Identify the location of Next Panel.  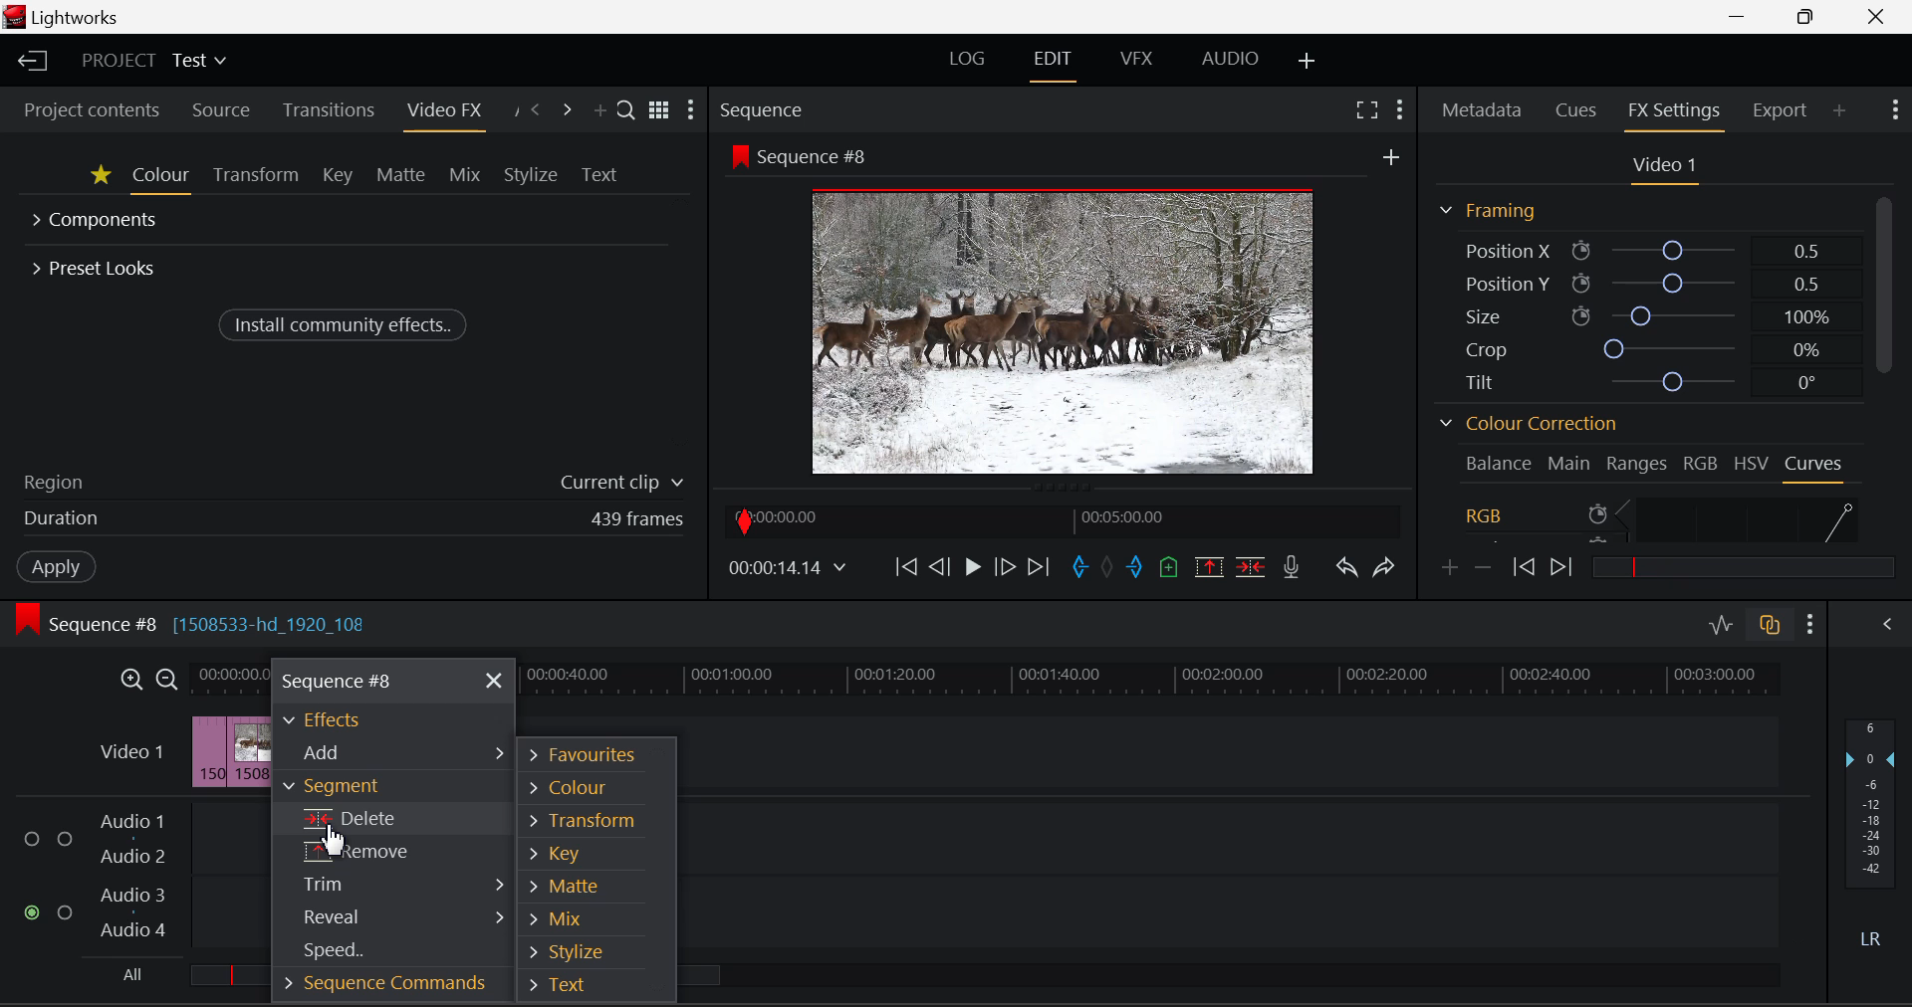
(567, 107).